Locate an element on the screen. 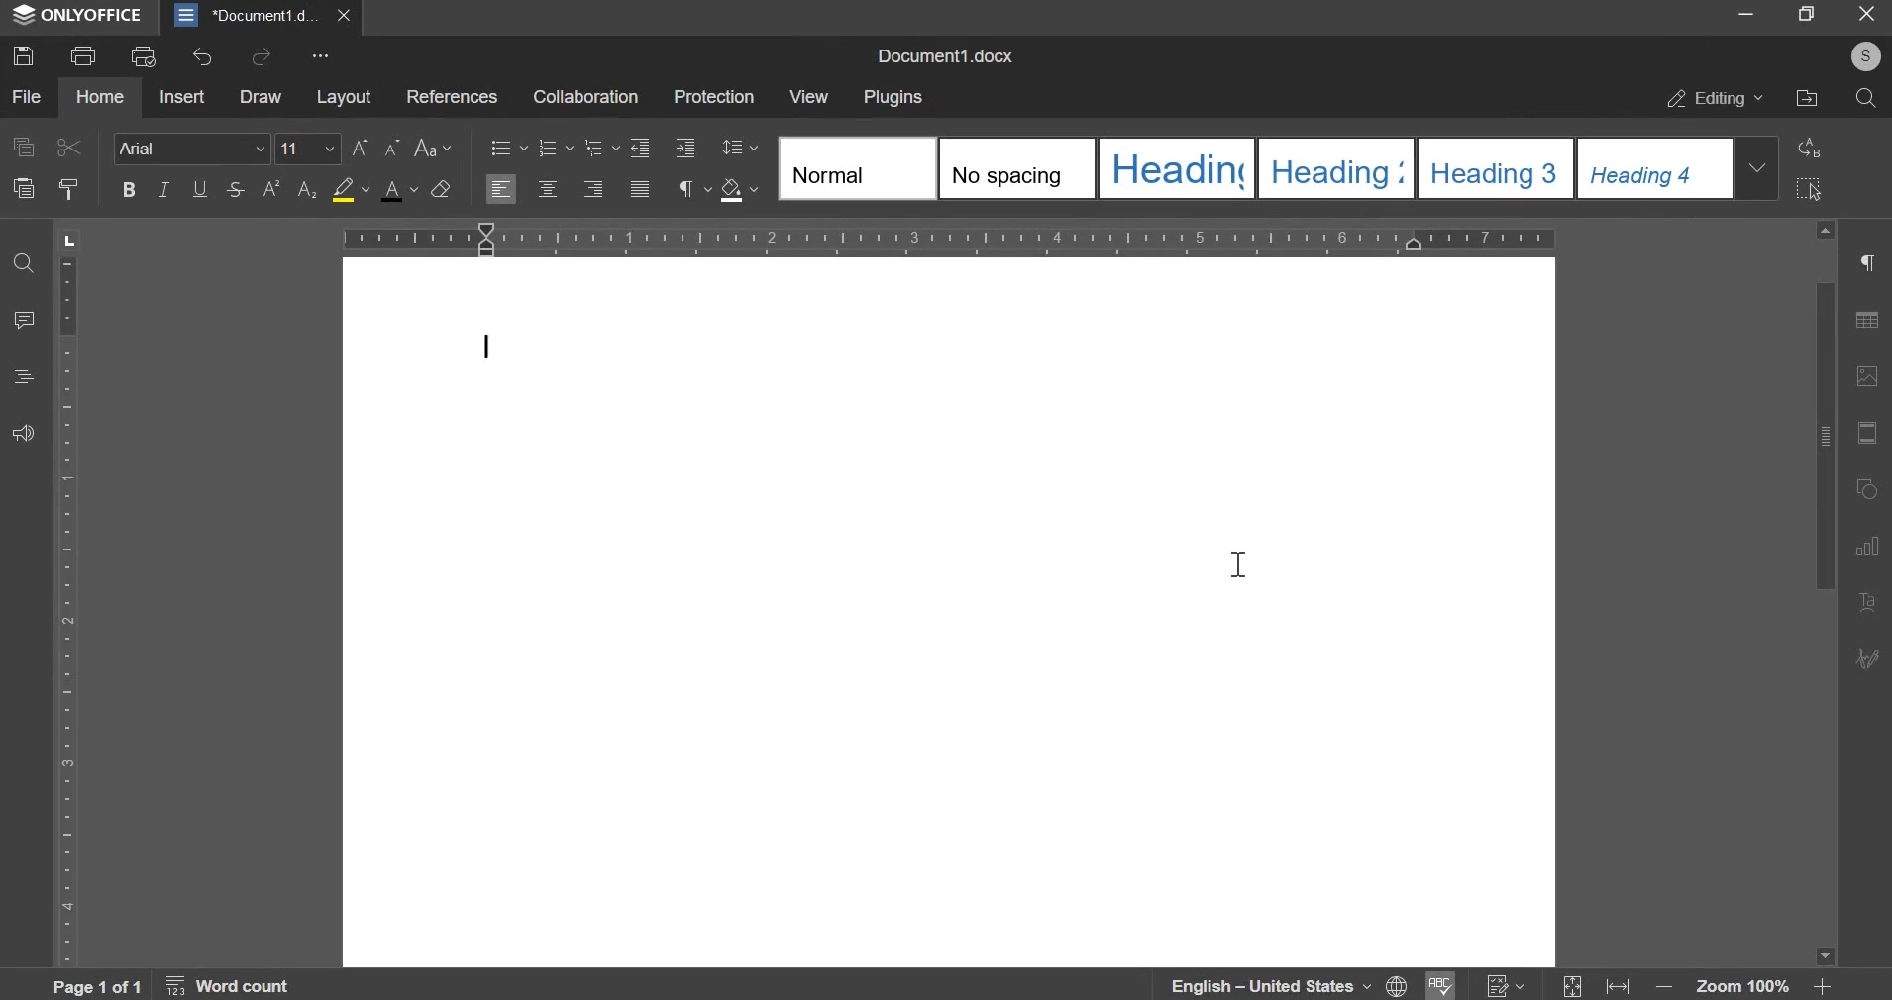 This screenshot has height=1000, width=1892. editing is located at coordinates (1720, 102).